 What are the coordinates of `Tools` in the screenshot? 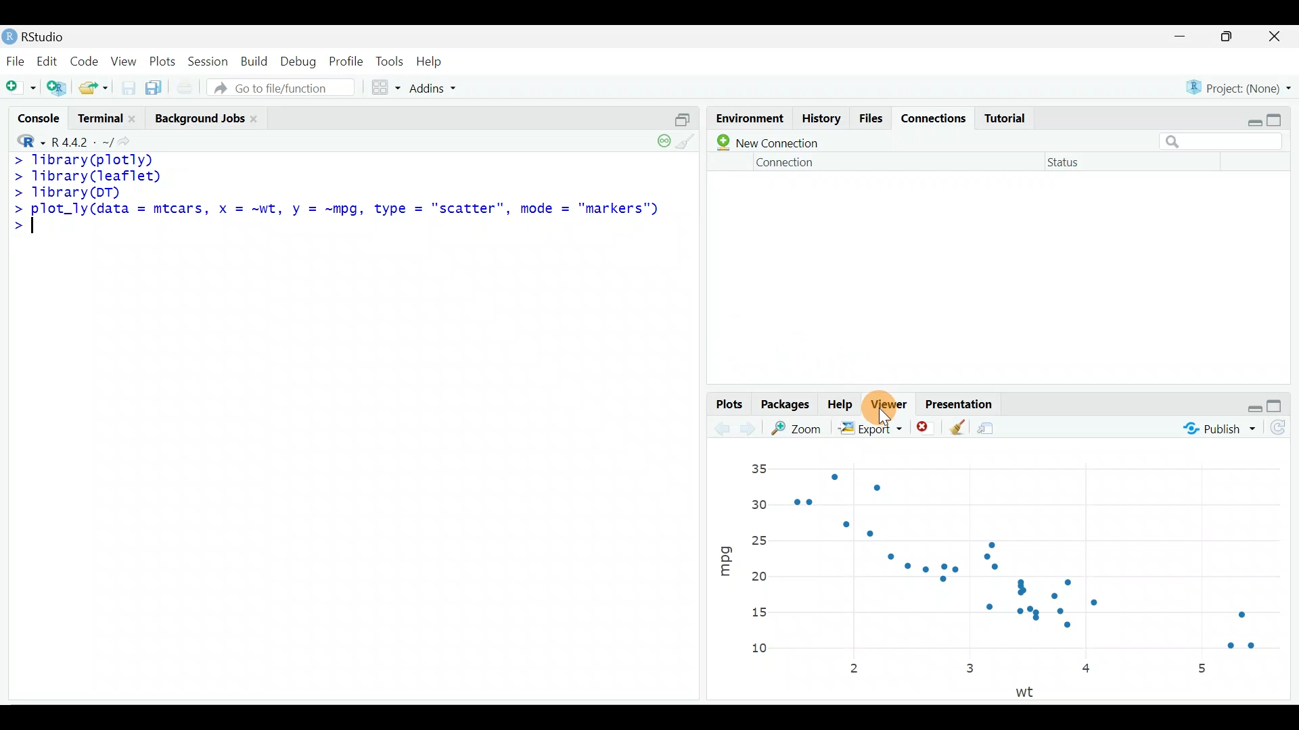 It's located at (390, 59).